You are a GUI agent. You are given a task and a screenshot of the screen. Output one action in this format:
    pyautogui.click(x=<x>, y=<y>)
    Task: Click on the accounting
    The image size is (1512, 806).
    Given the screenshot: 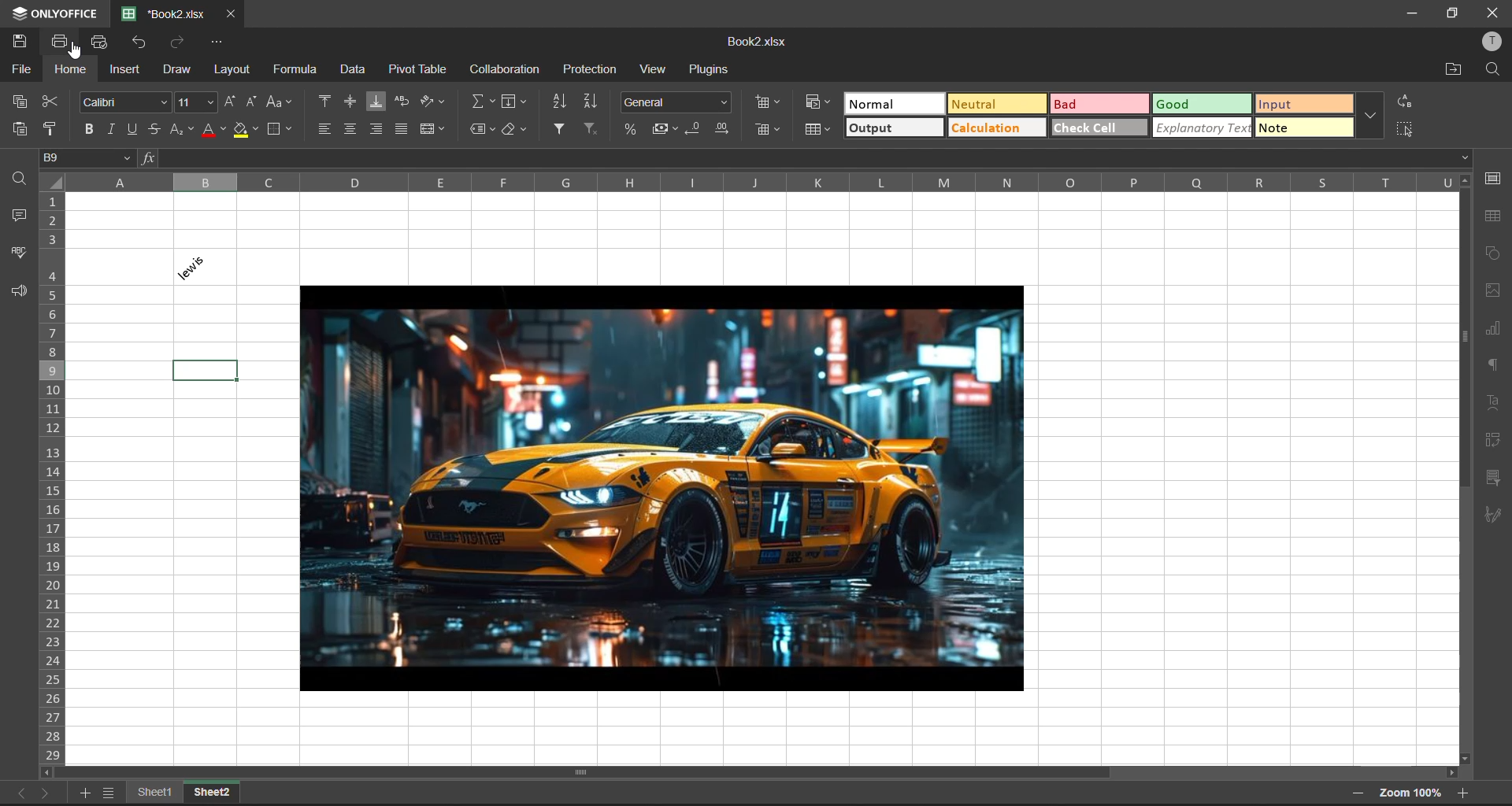 What is the action you would take?
    pyautogui.click(x=662, y=128)
    